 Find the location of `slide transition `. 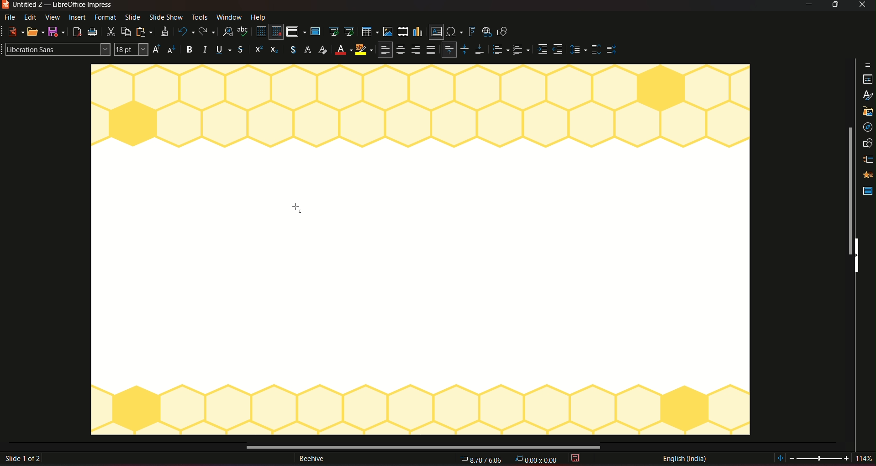

slide transition  is located at coordinates (869, 140).